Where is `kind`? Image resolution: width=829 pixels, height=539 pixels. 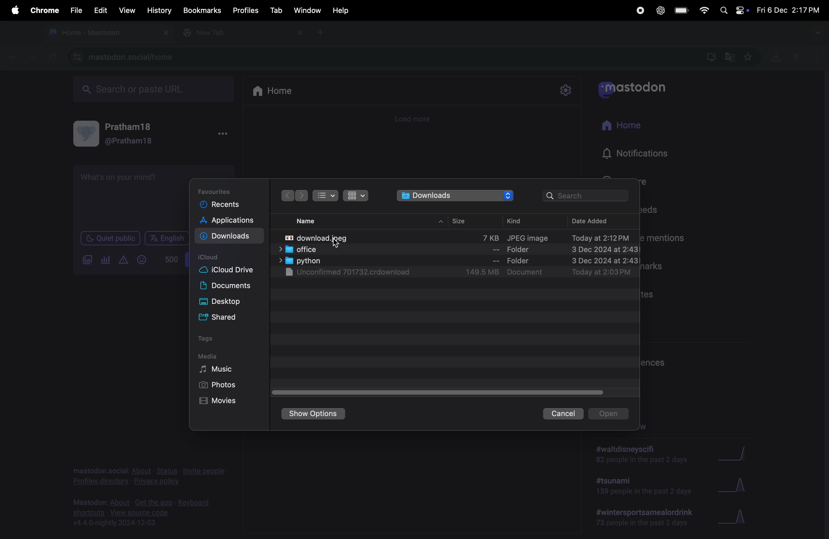
kind is located at coordinates (516, 219).